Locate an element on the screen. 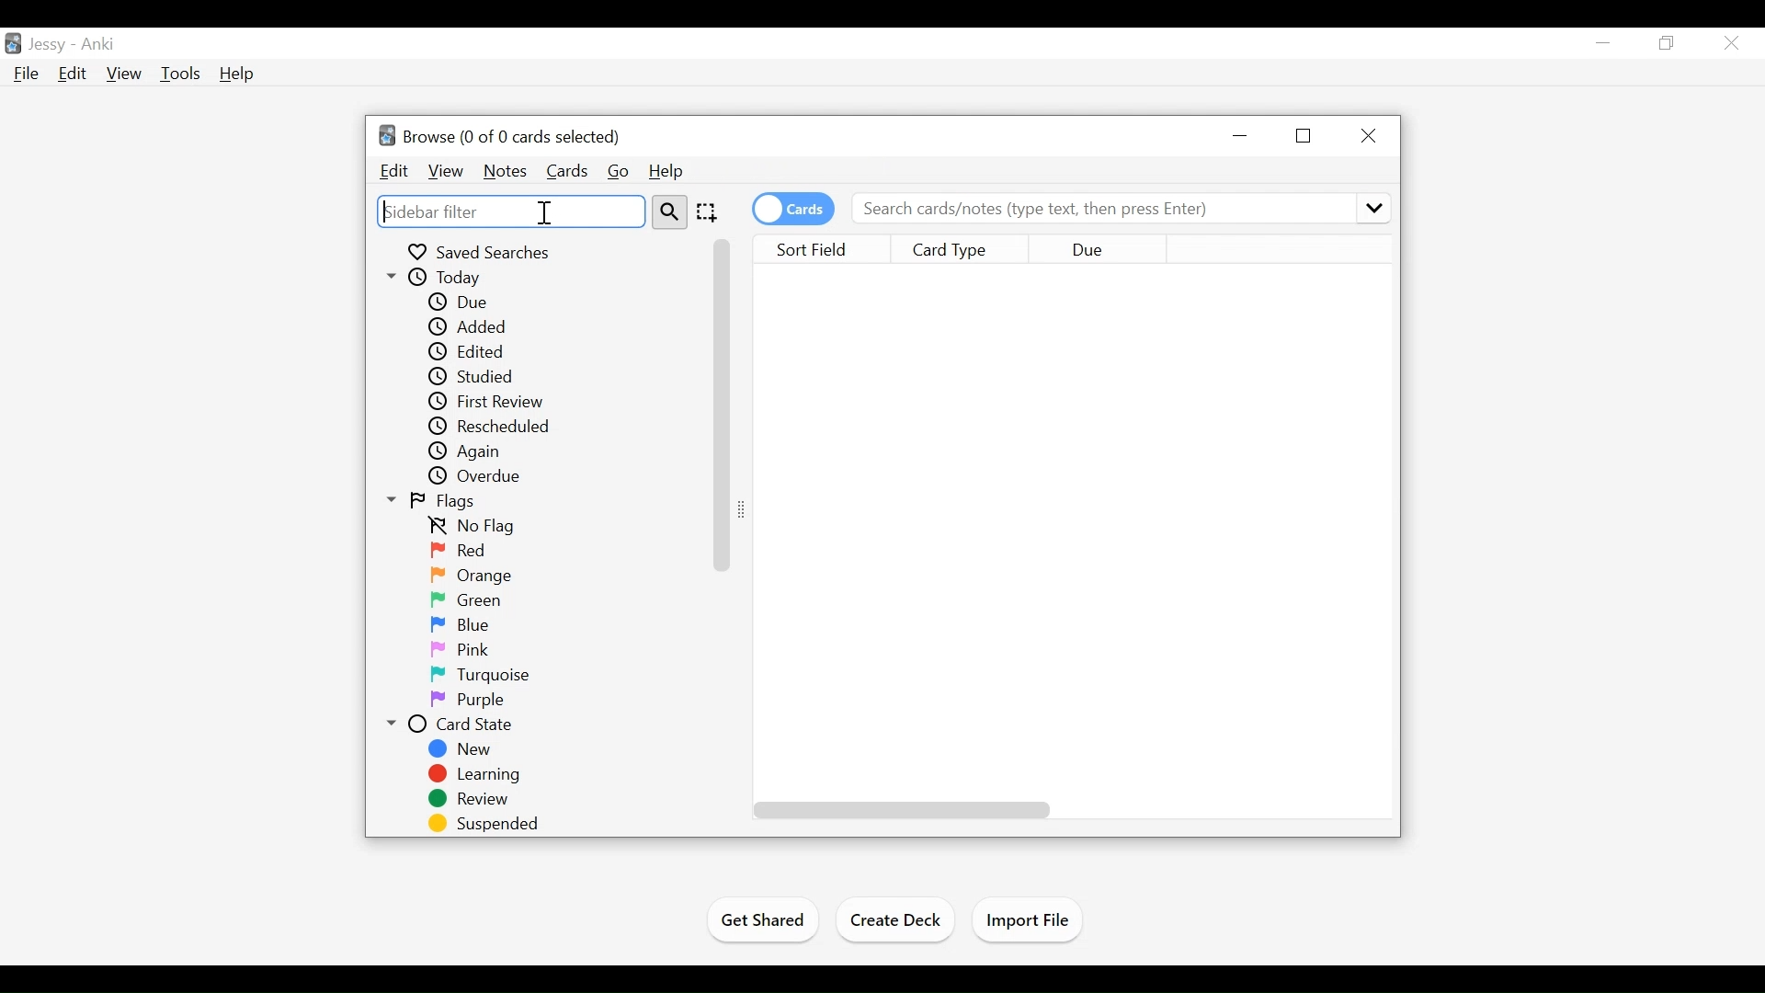 This screenshot has width=1765, height=993. Edit is located at coordinates (394, 171).